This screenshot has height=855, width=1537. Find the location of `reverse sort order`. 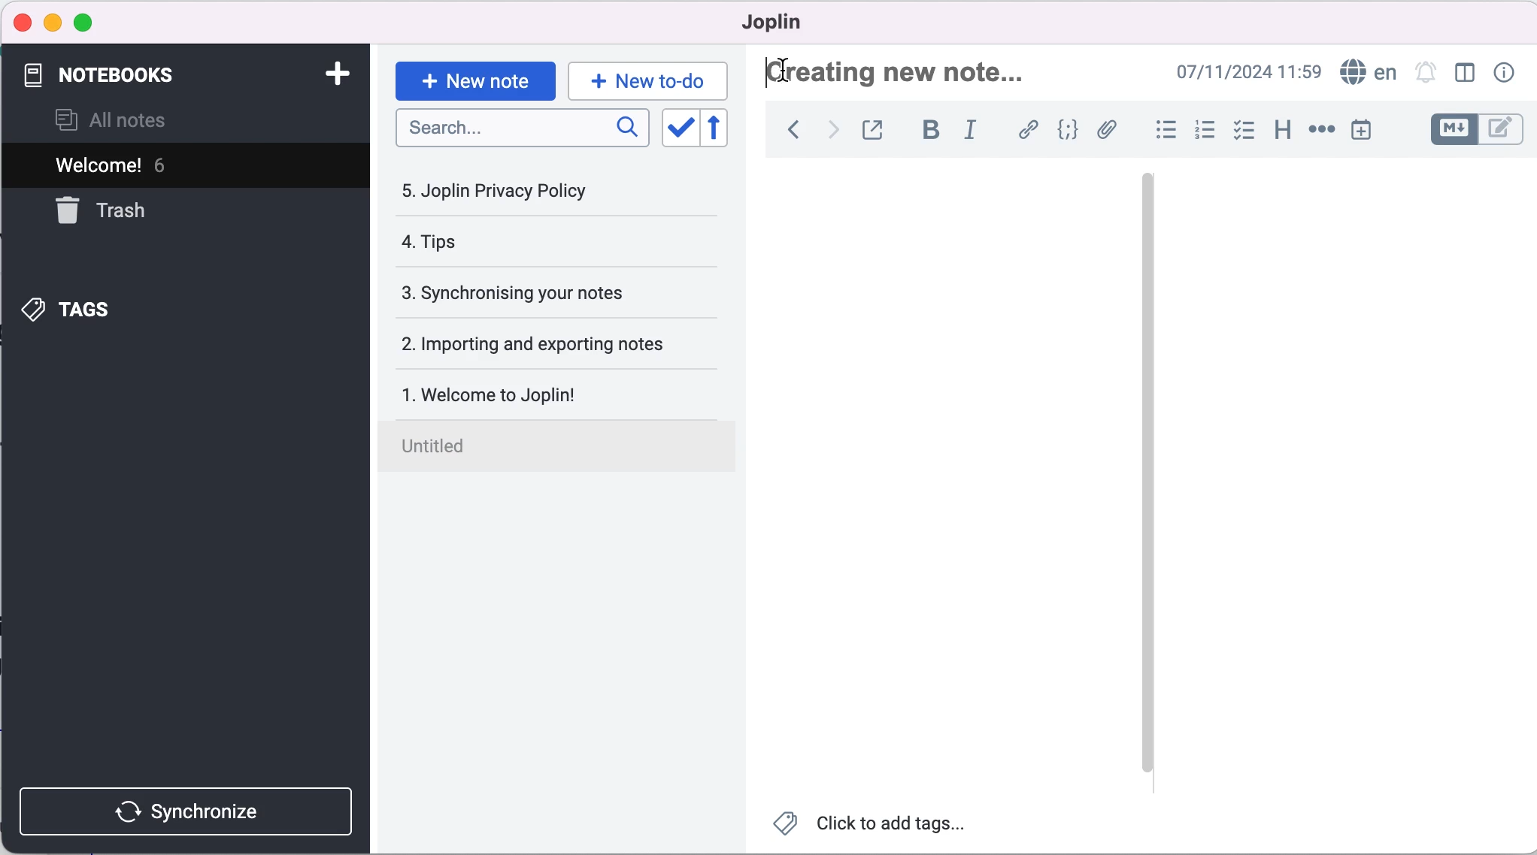

reverse sort order is located at coordinates (719, 128).